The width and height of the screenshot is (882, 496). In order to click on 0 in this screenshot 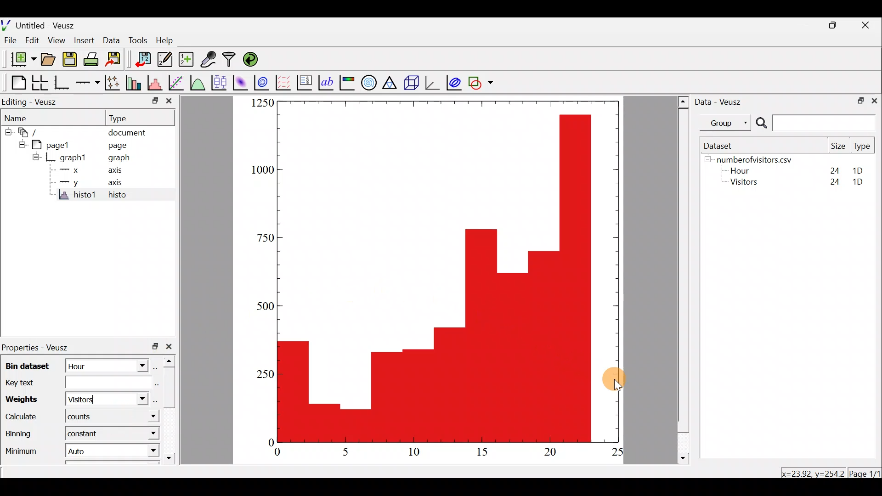, I will do `click(265, 443)`.